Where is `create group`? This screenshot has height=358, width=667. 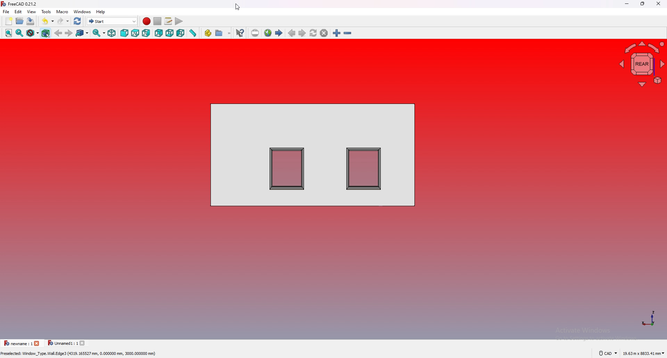
create group is located at coordinates (223, 33).